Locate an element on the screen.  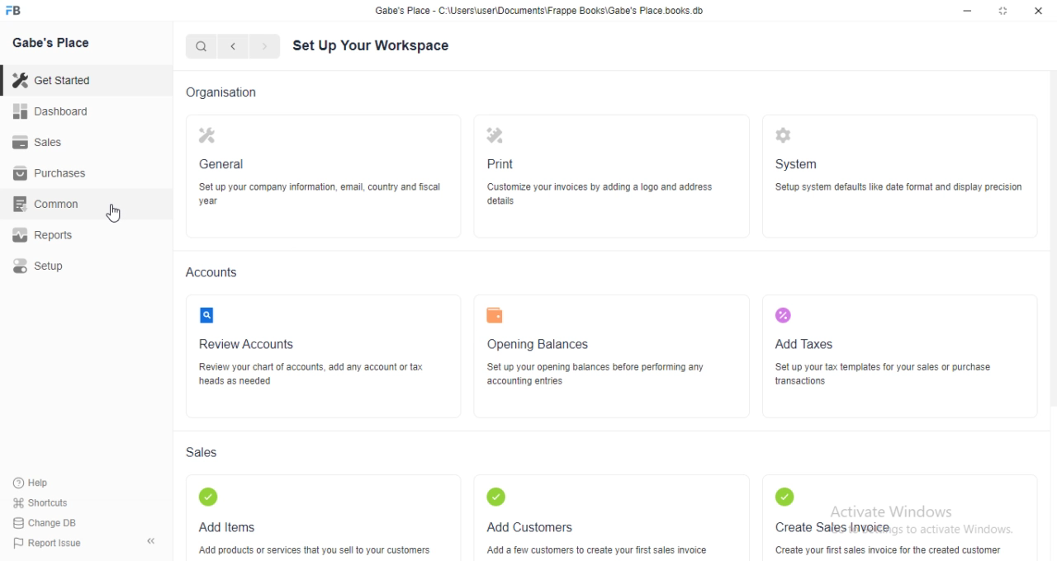
‘Setup system defaults like date format and display precision is located at coordinates (900, 185).